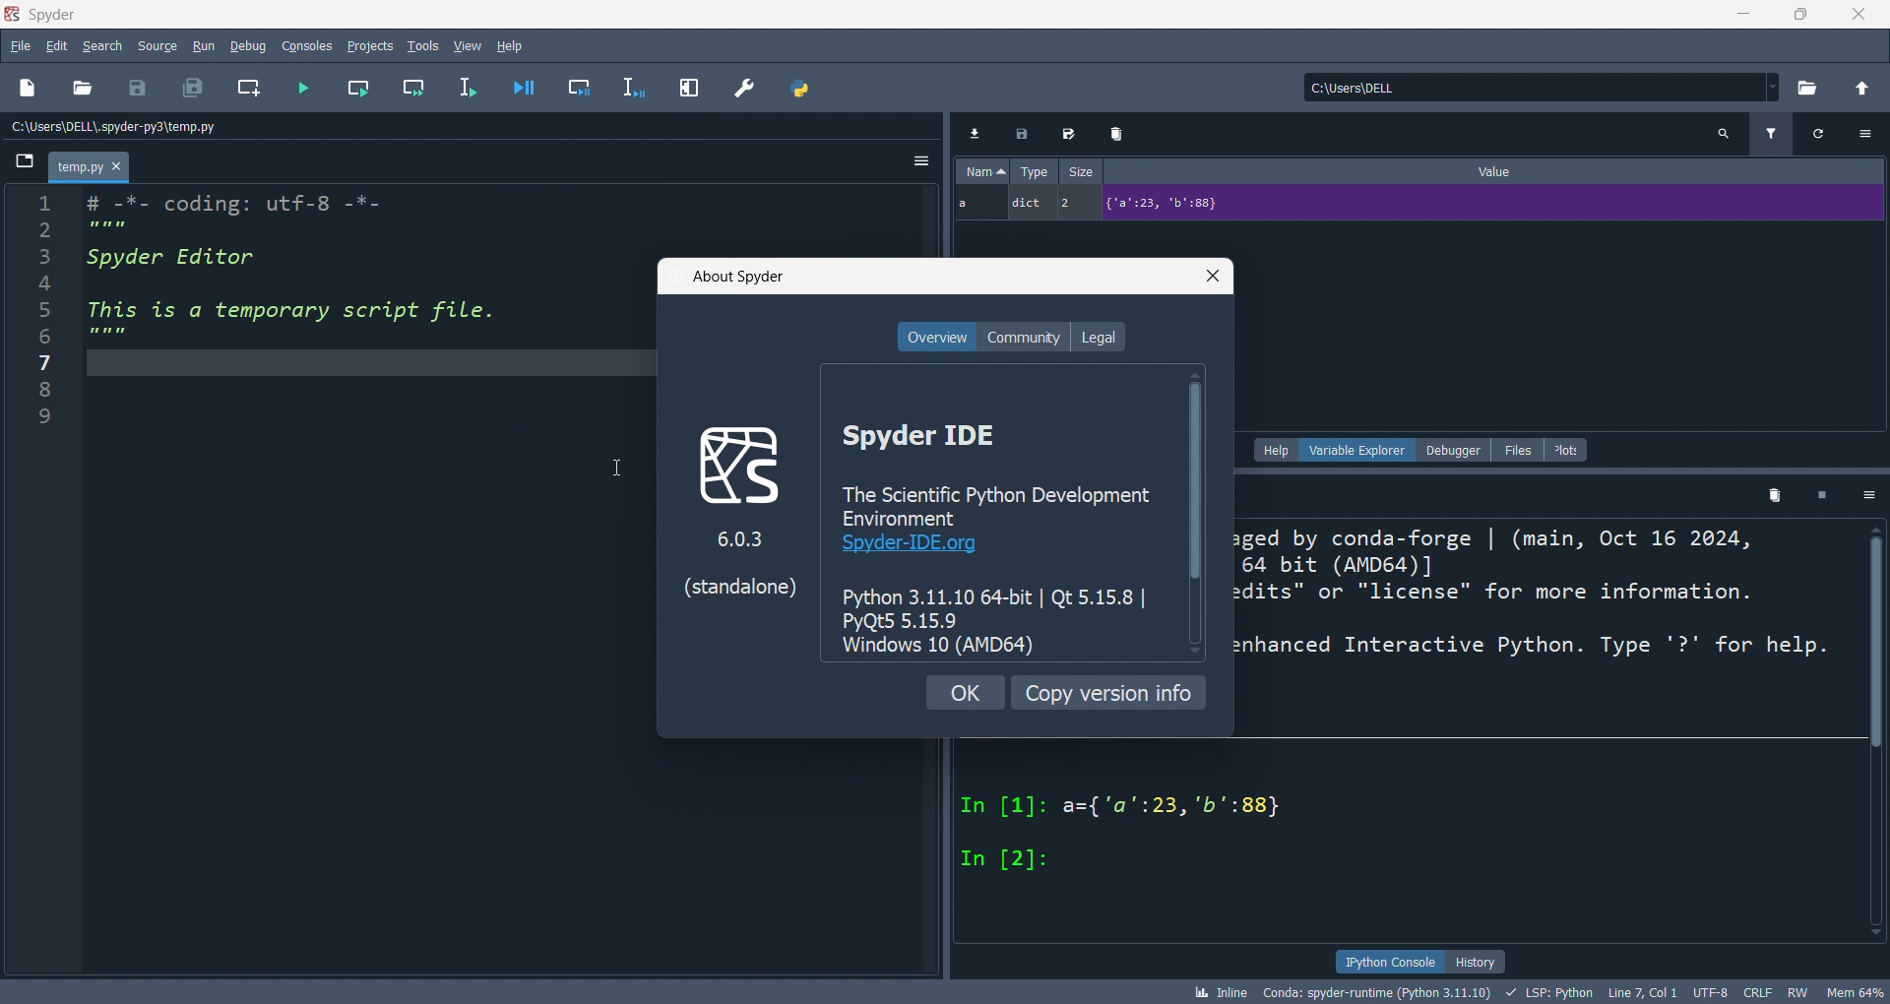 The height and width of the screenshot is (1004, 1890). Describe the element at coordinates (1420, 205) in the screenshot. I see `a dict 2 {'a':23, 'b':88}` at that location.